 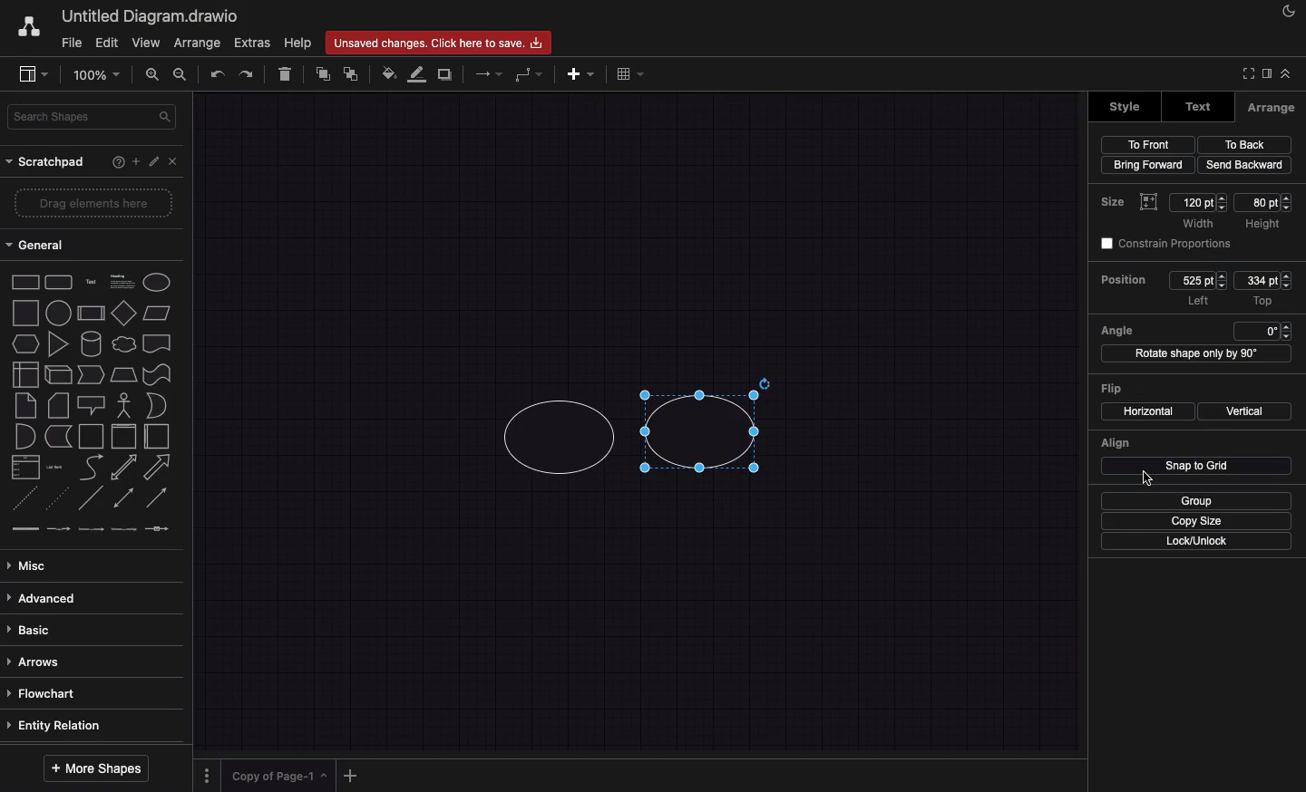 What do you see at coordinates (1197, 302) in the screenshot?
I see `left` at bounding box center [1197, 302].